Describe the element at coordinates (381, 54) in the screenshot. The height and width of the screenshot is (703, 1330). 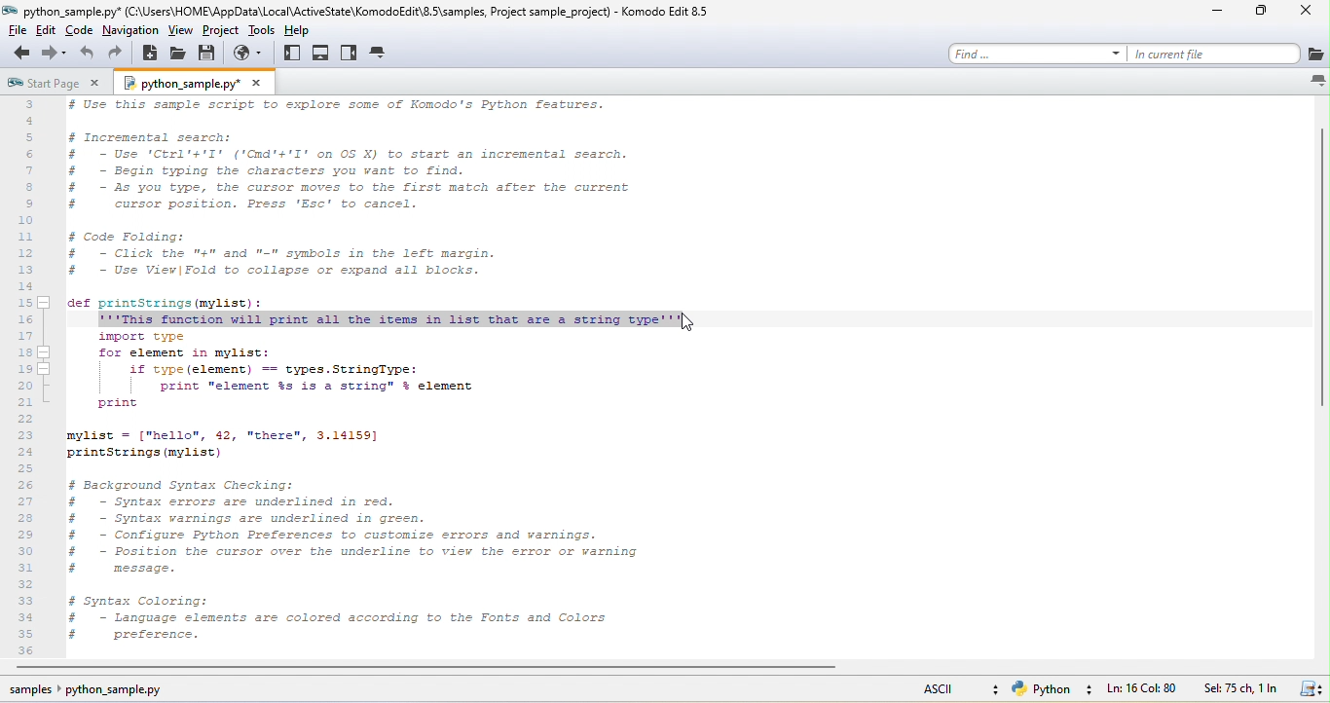
I see `tab` at that location.